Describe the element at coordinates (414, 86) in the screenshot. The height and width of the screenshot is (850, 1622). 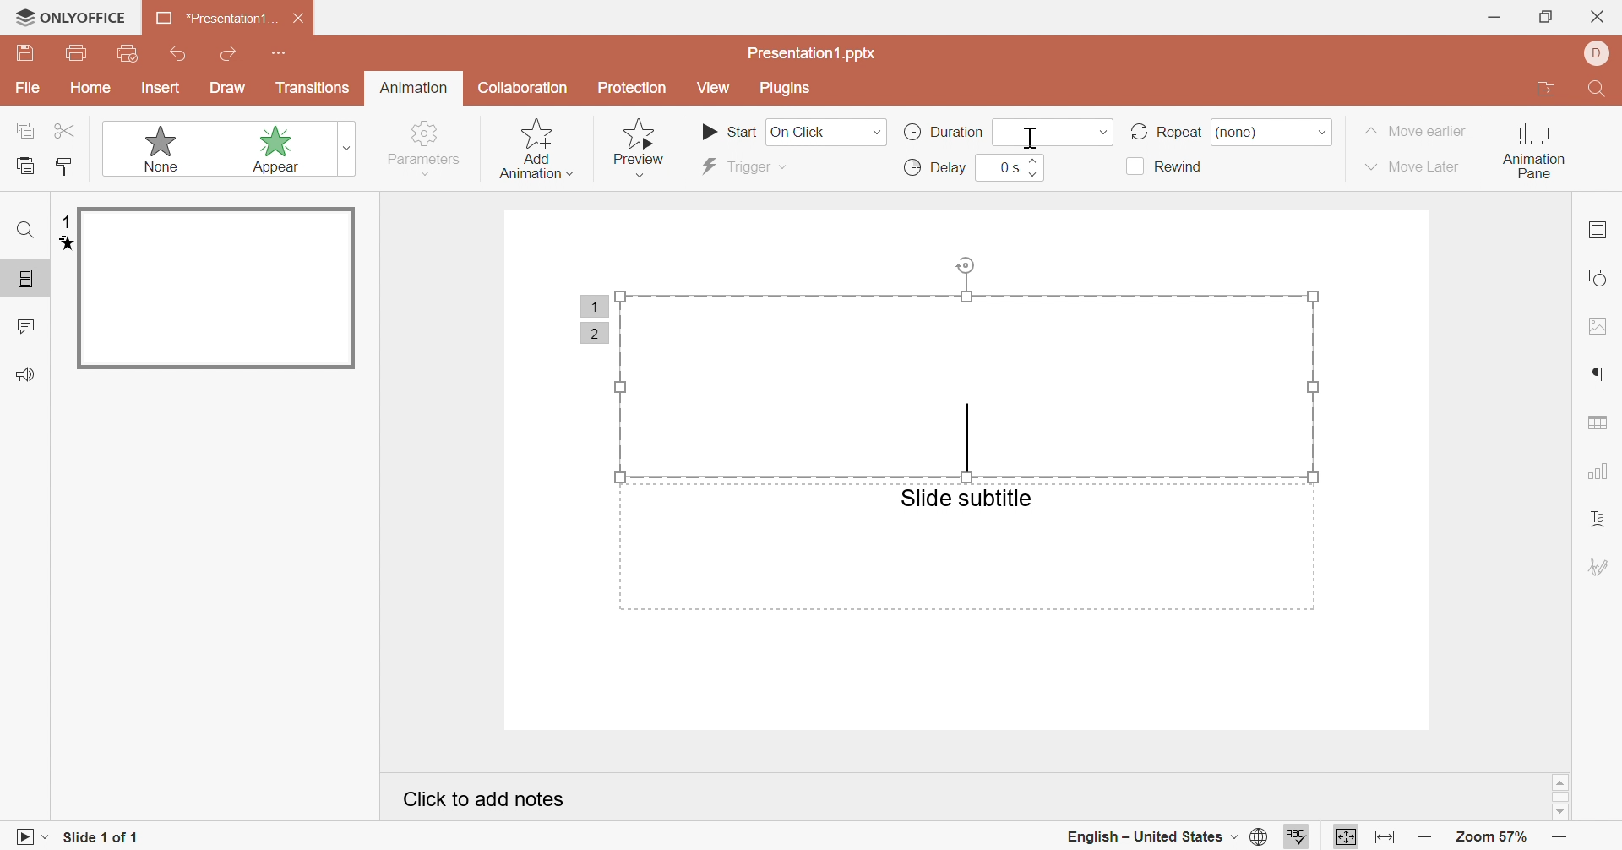
I see `animation` at that location.